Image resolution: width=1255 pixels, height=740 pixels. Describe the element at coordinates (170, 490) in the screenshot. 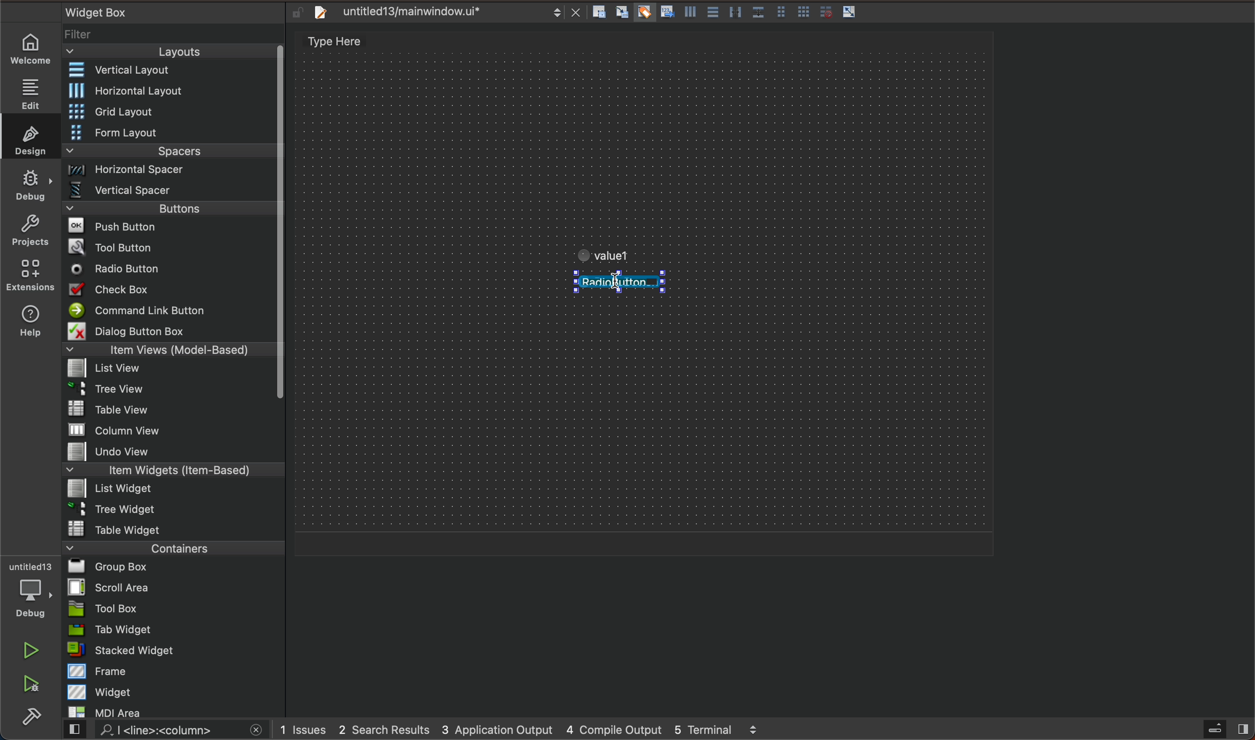

I see `` at that location.